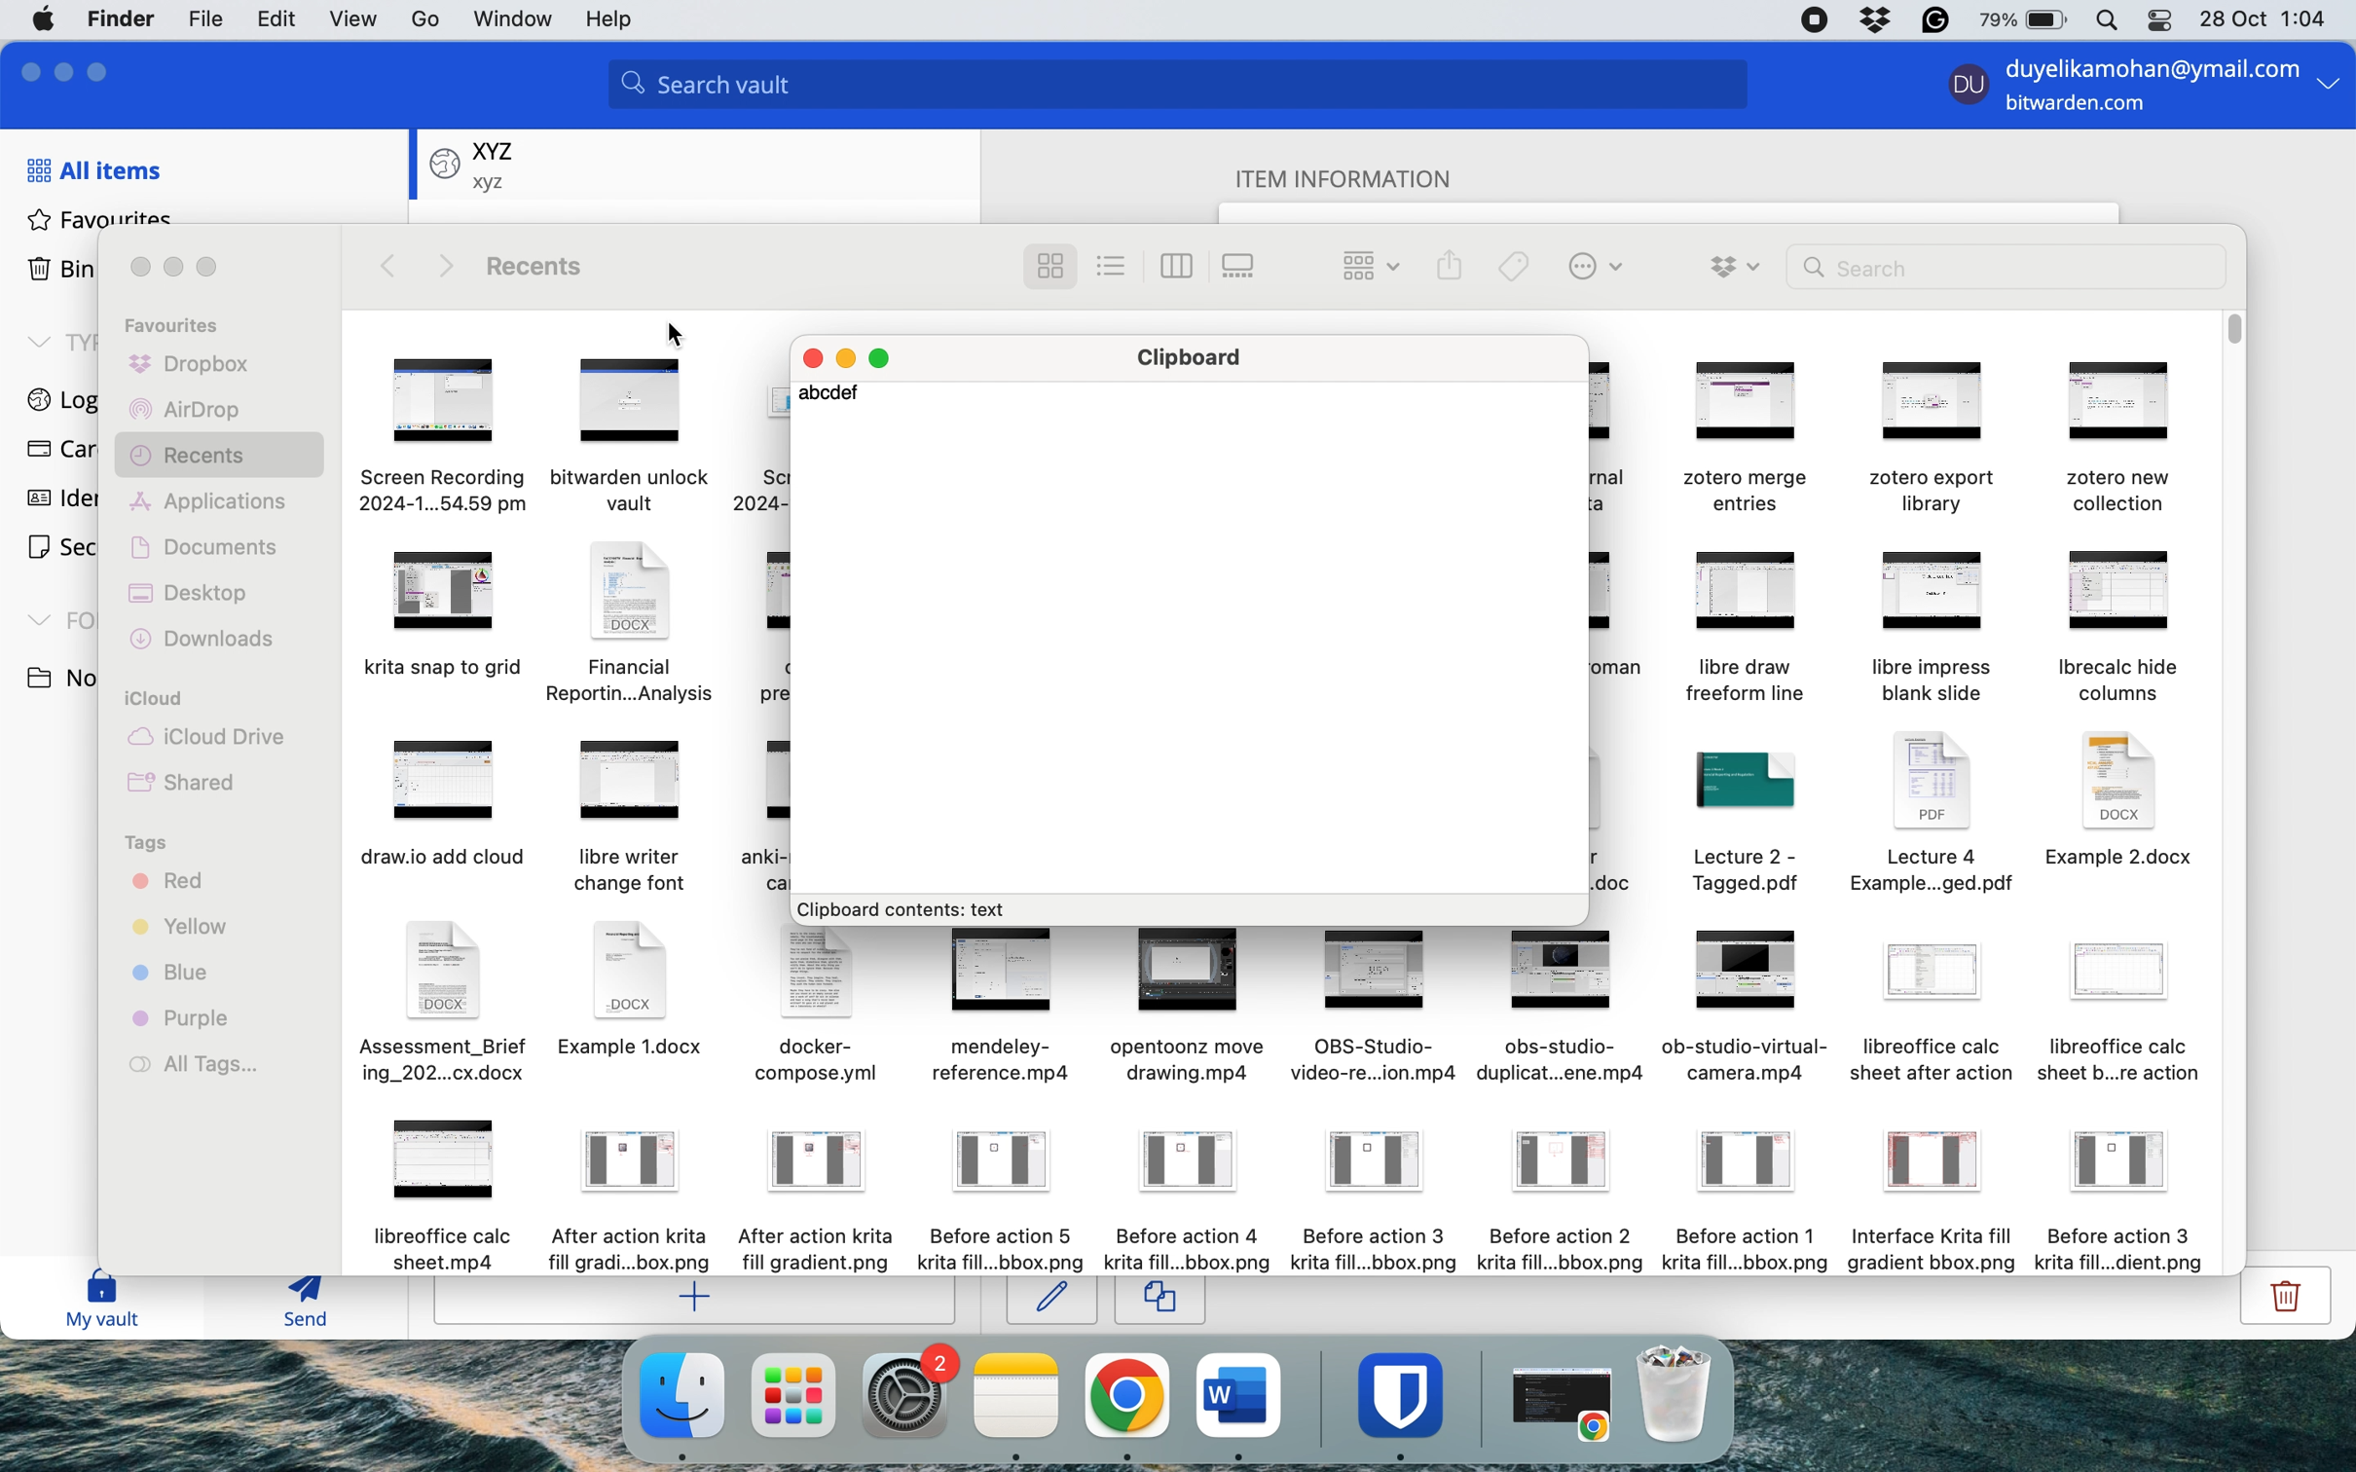 This screenshot has width=2356, height=1472. I want to click on saved password, so click(474, 163).